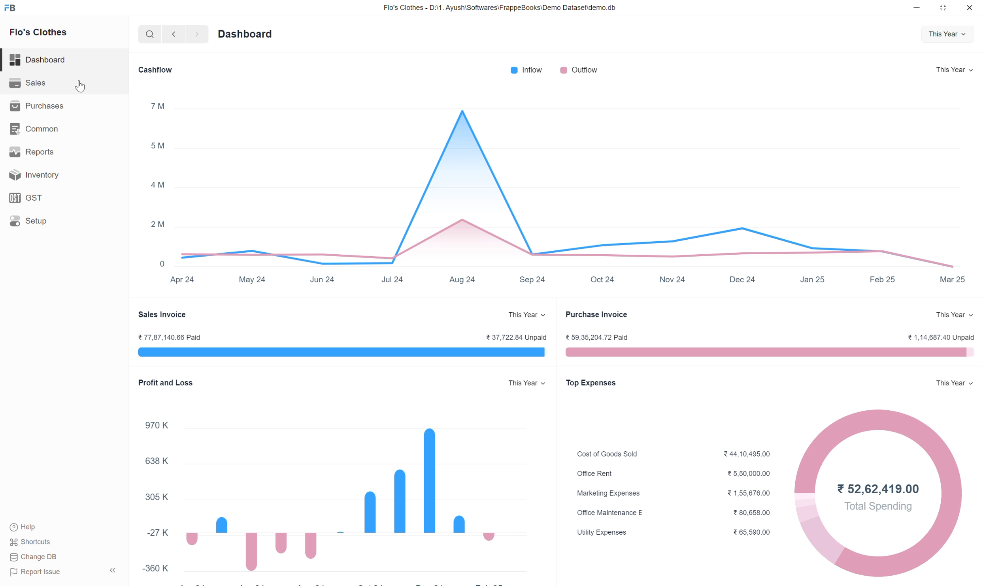  Describe the element at coordinates (751, 513) in the screenshot. I see `¥ 80,658.00` at that location.